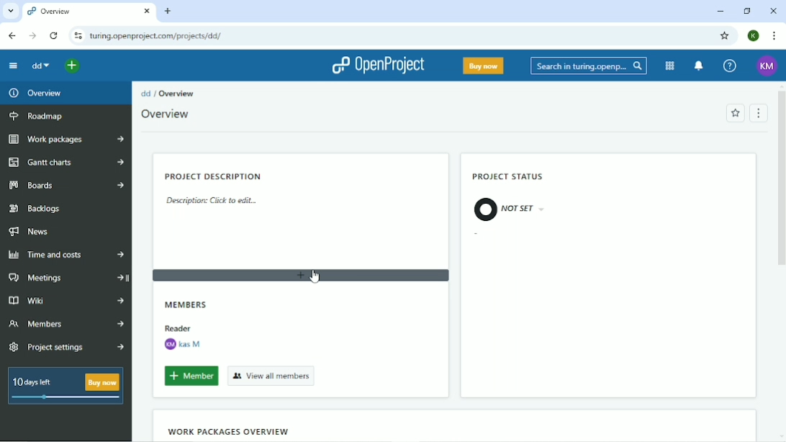  What do you see at coordinates (35, 92) in the screenshot?
I see `Overview` at bounding box center [35, 92].